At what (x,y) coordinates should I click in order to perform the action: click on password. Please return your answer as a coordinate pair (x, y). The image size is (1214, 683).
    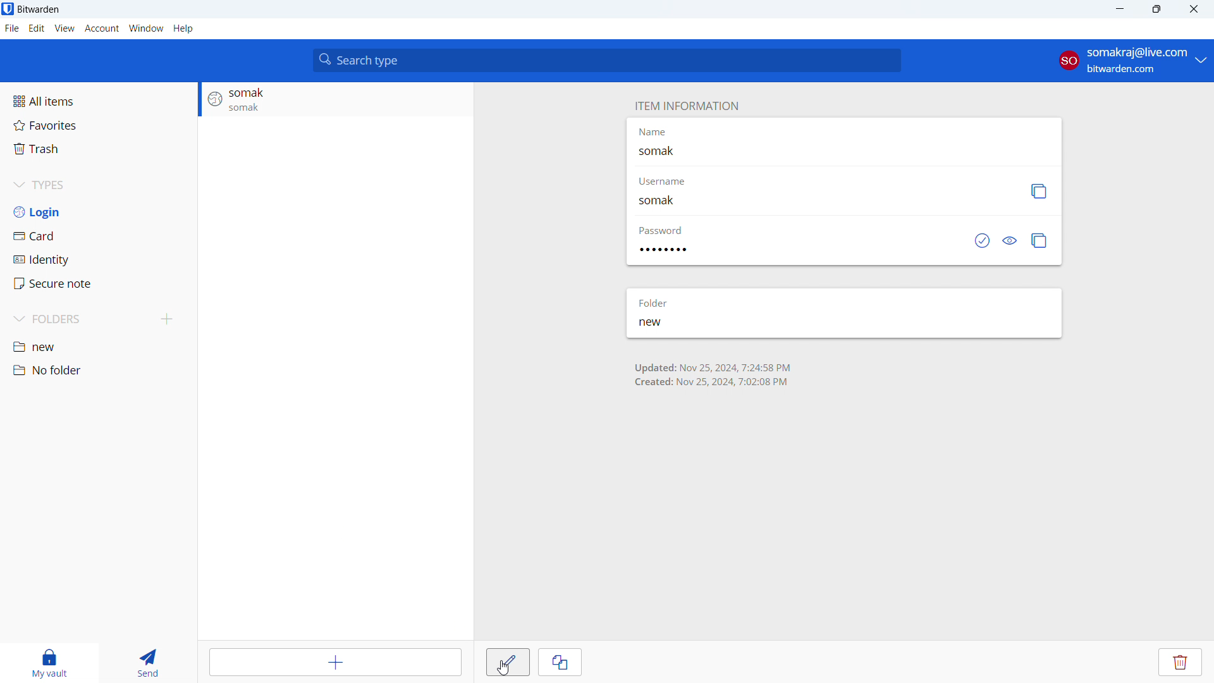
    Looking at the image, I should click on (663, 230).